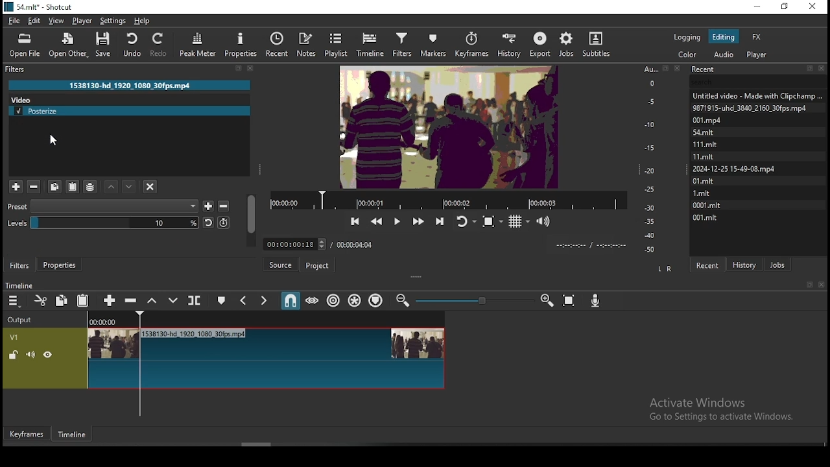 The image size is (830, 467). Describe the element at coordinates (785, 7) in the screenshot. I see `restore` at that location.